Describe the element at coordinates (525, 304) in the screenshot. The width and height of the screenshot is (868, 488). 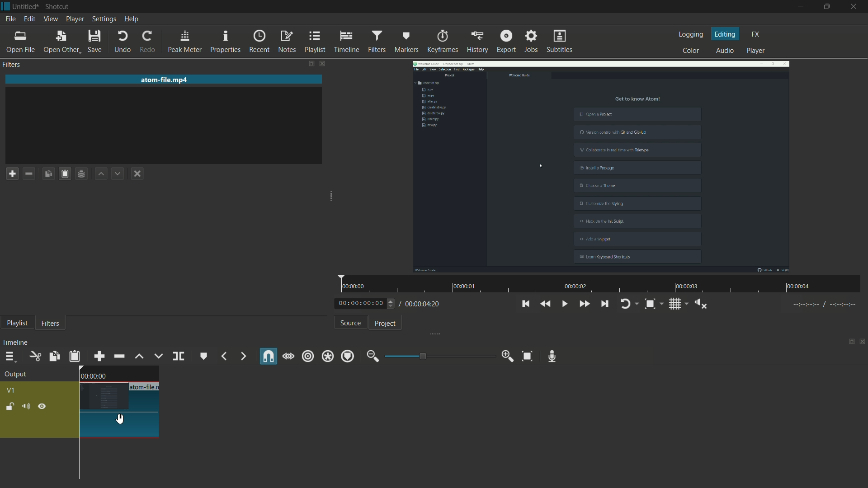
I see `skip to the previous point` at that location.